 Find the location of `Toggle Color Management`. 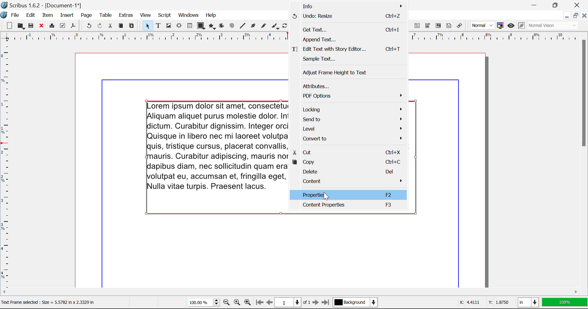

Toggle Color Management is located at coordinates (500, 26).